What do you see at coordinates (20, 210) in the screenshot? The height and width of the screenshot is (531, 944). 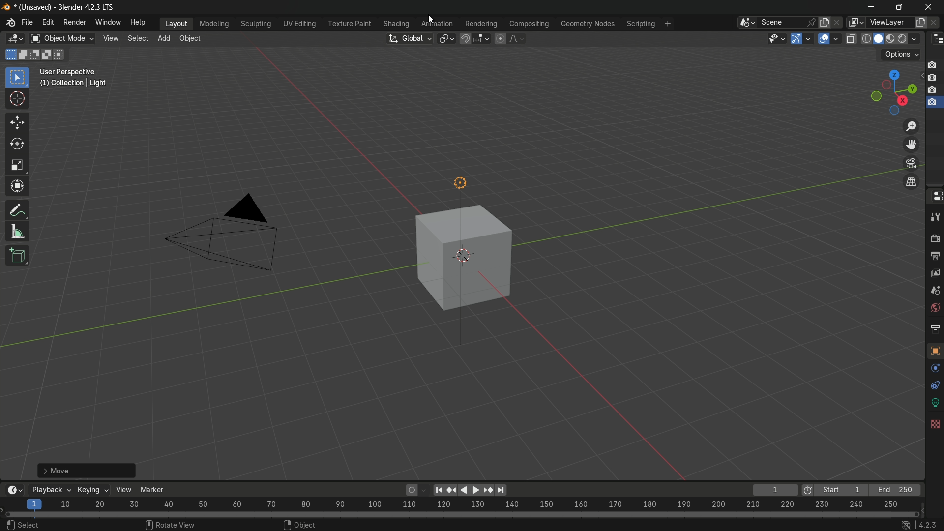 I see `annotate` at bounding box center [20, 210].